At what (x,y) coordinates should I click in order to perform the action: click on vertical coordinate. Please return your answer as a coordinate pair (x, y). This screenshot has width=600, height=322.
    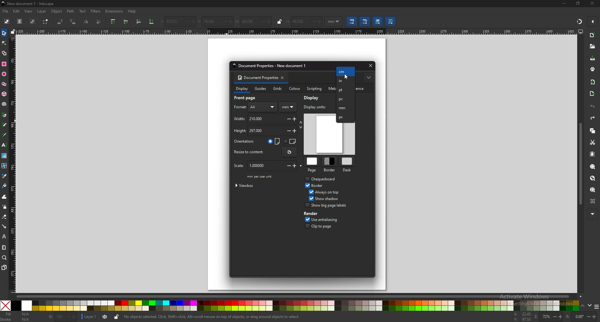
    Looking at the image, I should click on (206, 22).